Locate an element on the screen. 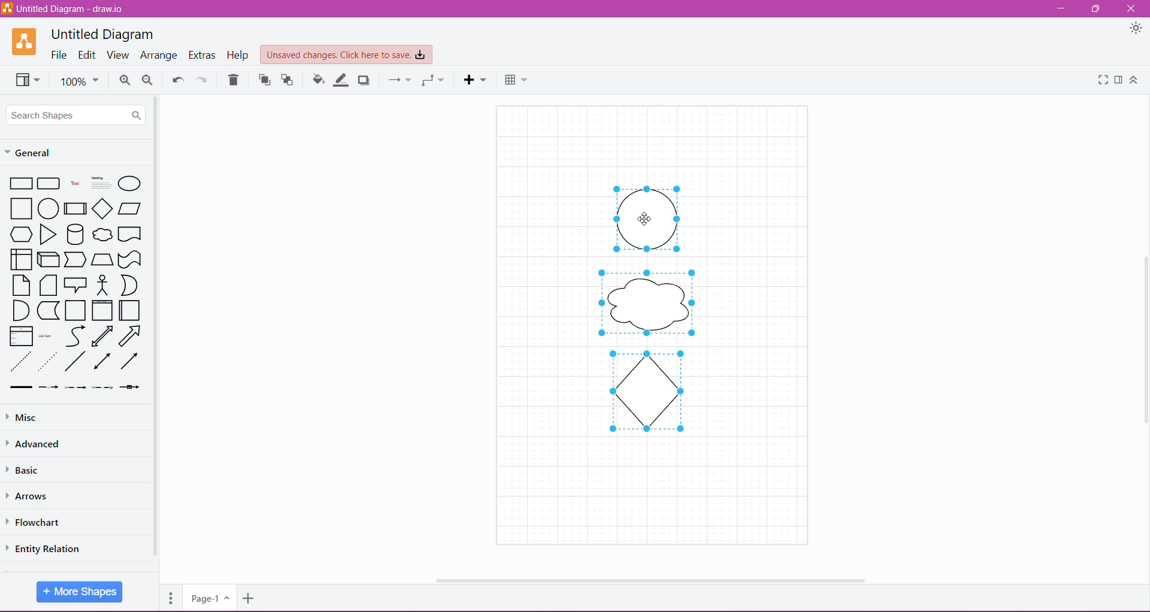 The image size is (1150, 612). Untitled Diagram is located at coordinates (102, 34).